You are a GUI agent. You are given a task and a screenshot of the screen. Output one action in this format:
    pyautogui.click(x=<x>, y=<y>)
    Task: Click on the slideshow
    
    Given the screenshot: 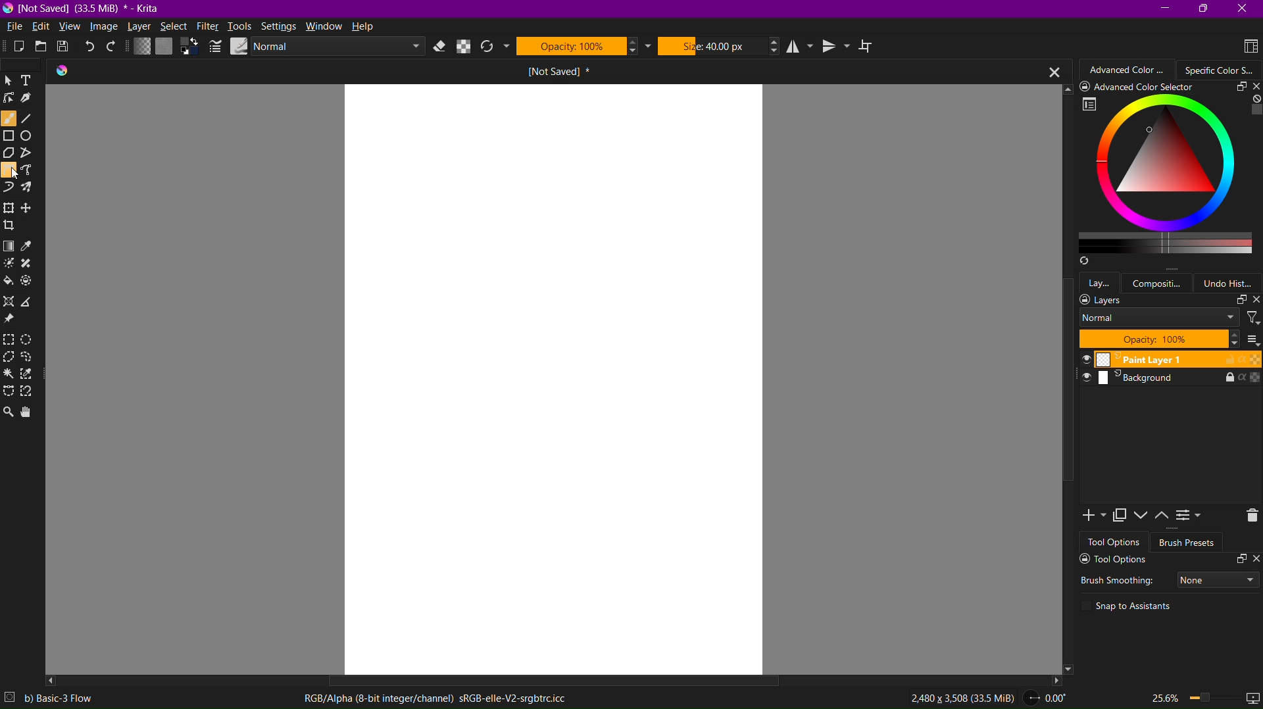 What is the action you would take?
    pyautogui.click(x=1250, y=693)
    